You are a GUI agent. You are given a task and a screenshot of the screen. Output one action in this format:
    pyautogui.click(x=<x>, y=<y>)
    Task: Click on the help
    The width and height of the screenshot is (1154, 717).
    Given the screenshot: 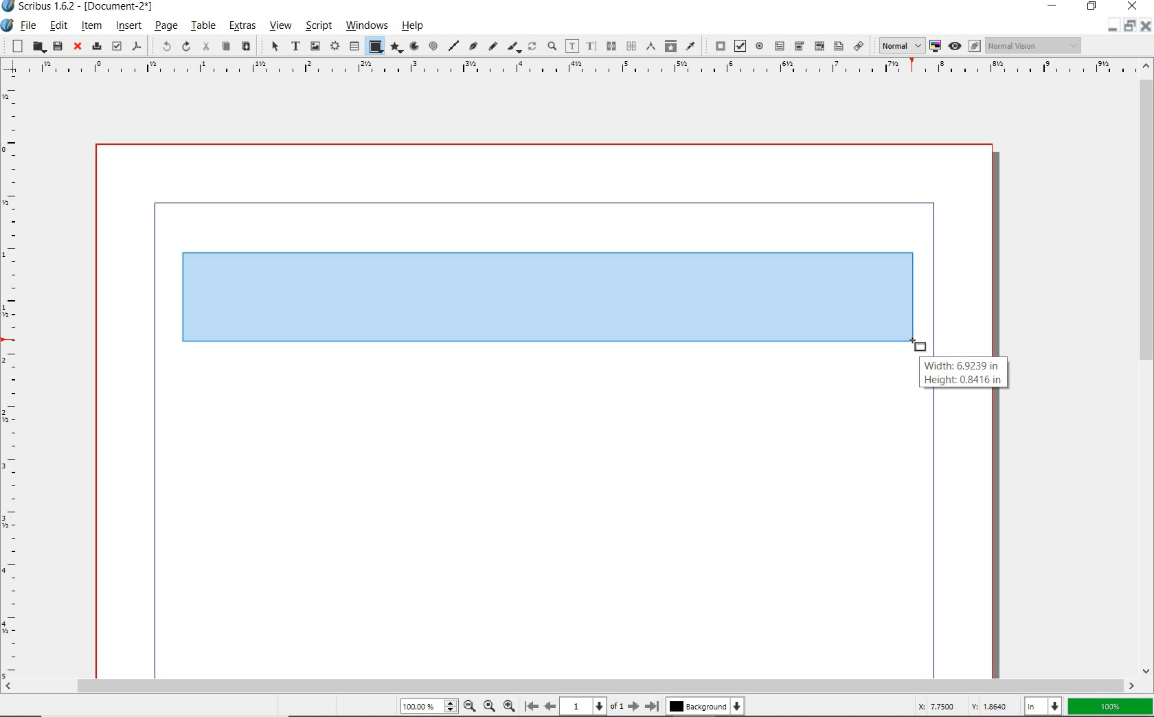 What is the action you would take?
    pyautogui.click(x=415, y=25)
    